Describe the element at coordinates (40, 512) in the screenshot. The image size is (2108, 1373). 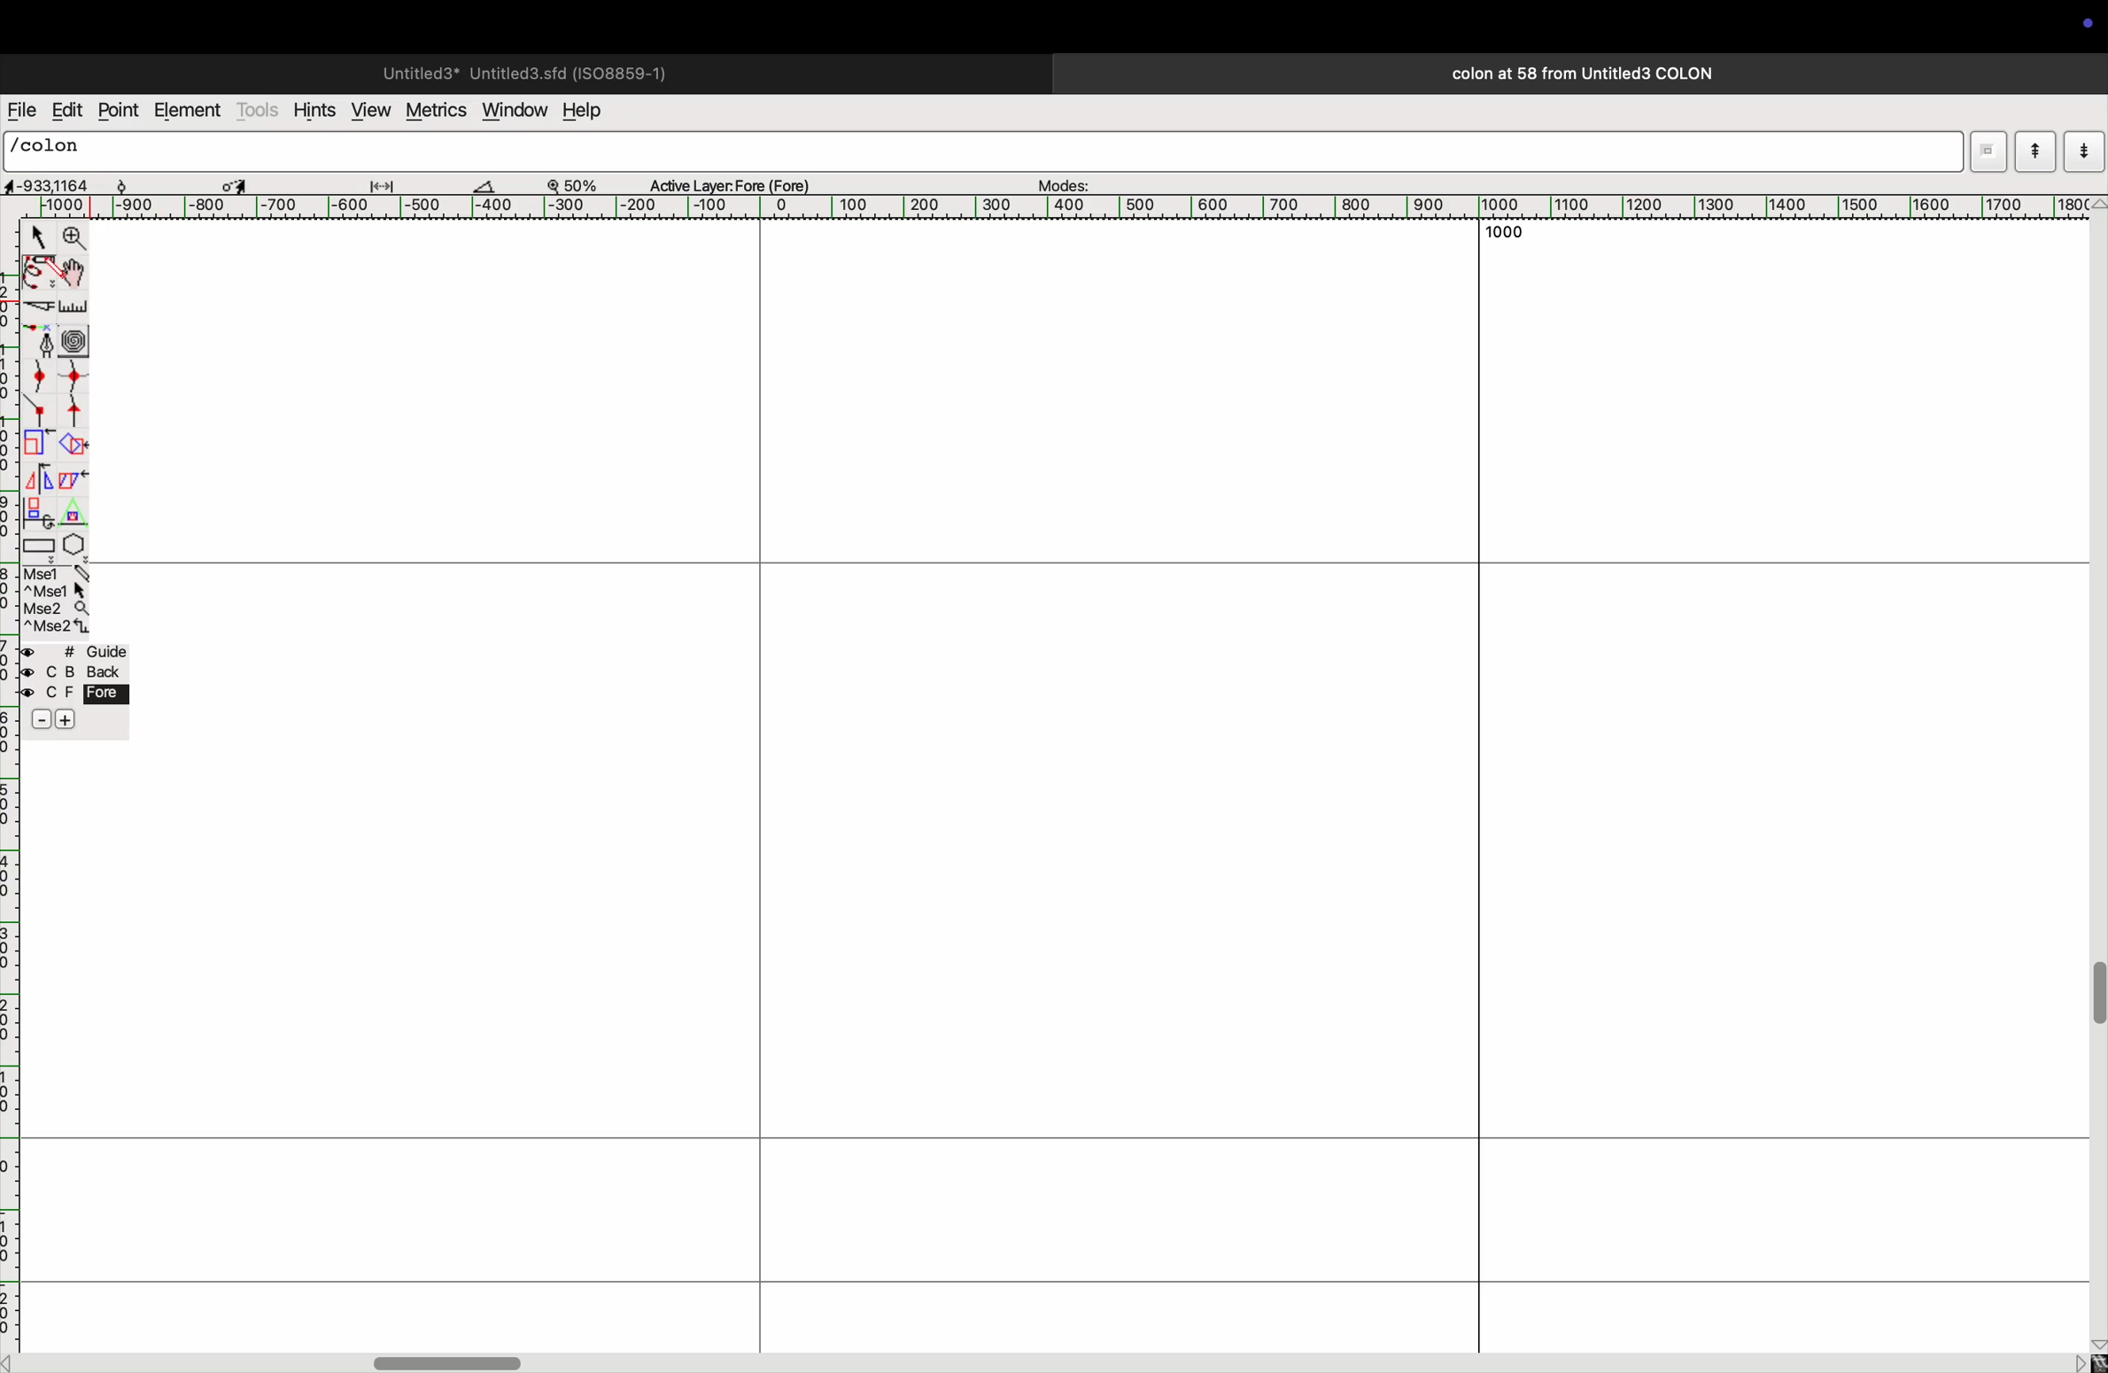
I see `clone` at that location.